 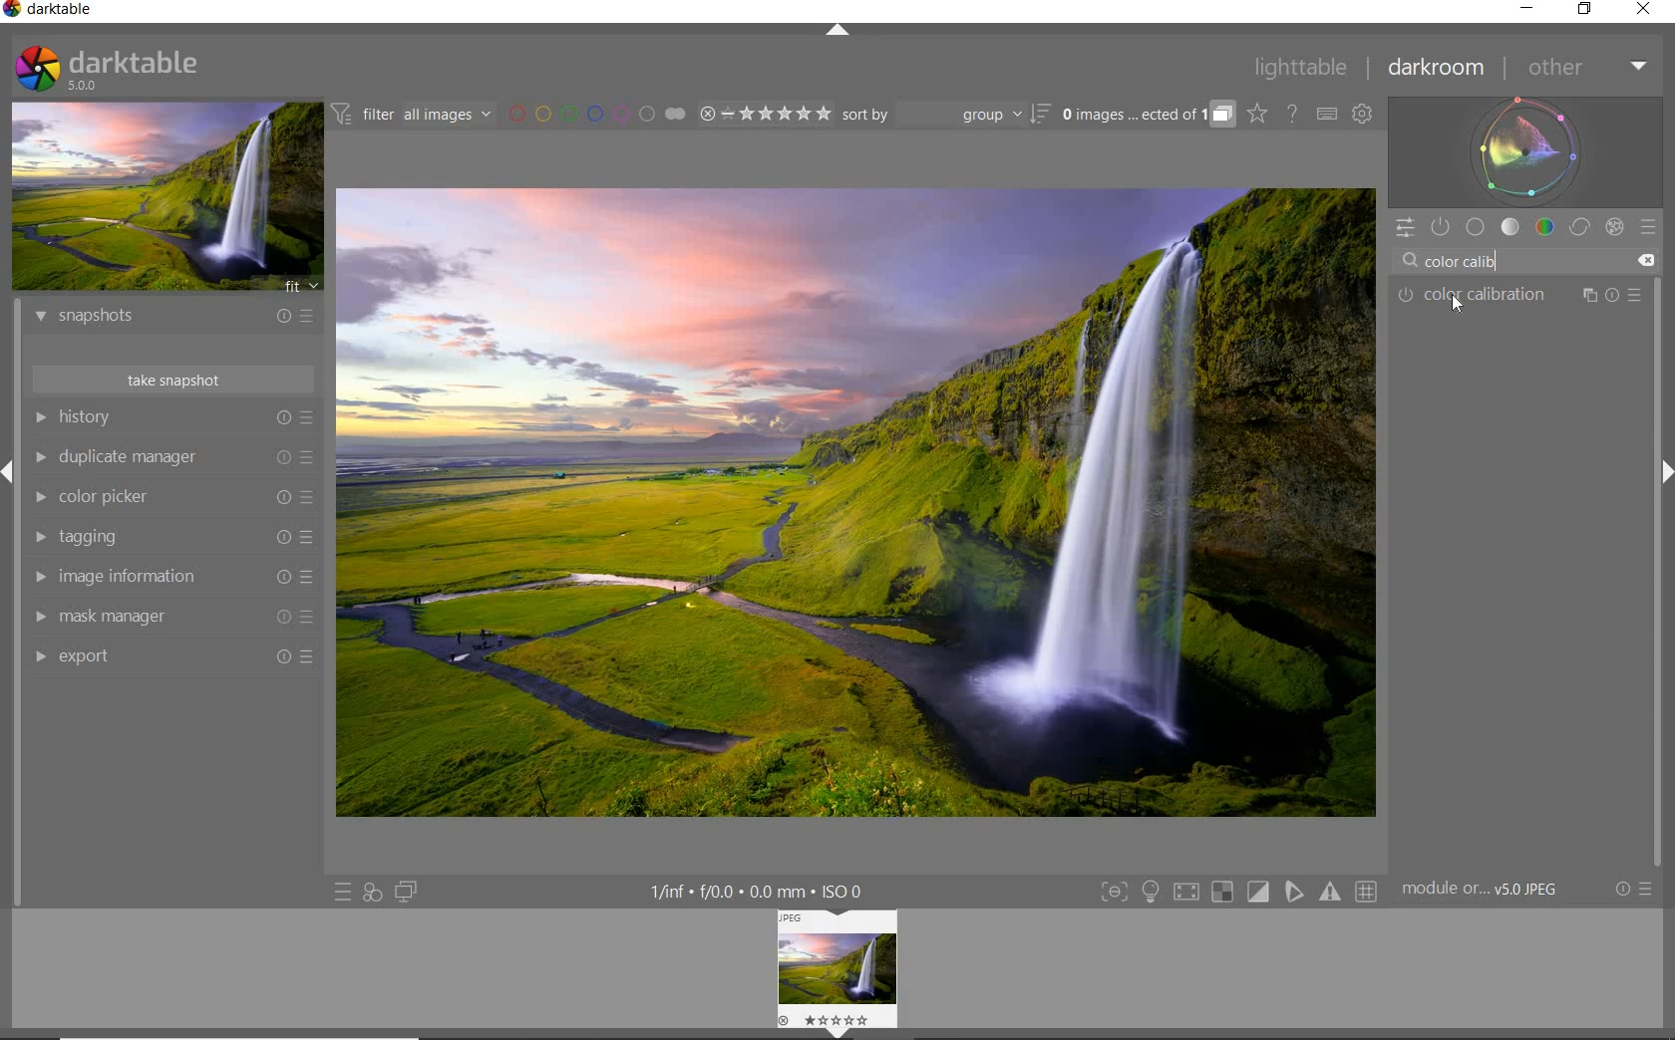 What do you see at coordinates (844, 1033) in the screenshot?
I see `Expand/Collapse` at bounding box center [844, 1033].